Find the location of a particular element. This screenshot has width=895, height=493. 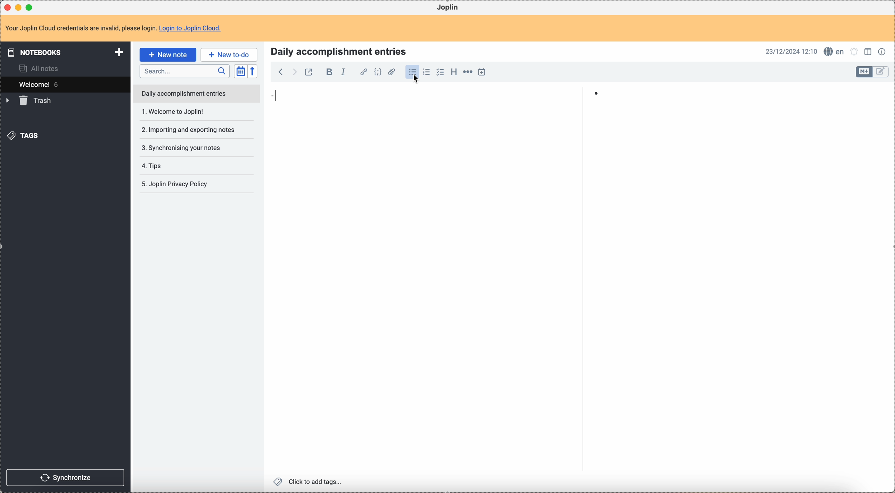

insert time is located at coordinates (482, 72).